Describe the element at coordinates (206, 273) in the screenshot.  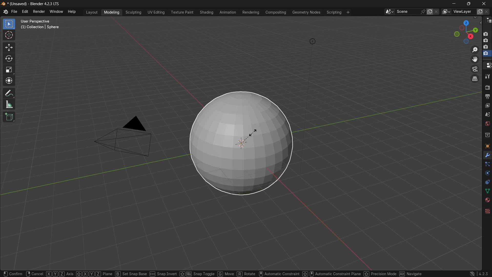
I see `snap toggle` at that location.